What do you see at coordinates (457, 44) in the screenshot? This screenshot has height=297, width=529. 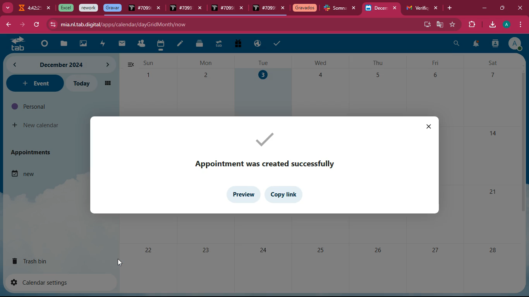 I see `search` at bounding box center [457, 44].